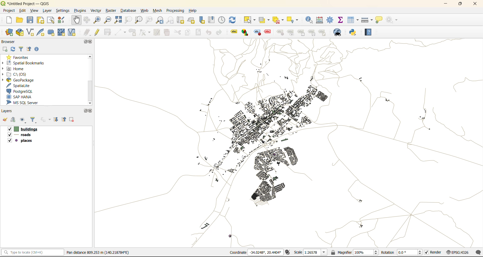 This screenshot has height=257, width=483. Describe the element at coordinates (391, 20) in the screenshot. I see `no action` at that location.